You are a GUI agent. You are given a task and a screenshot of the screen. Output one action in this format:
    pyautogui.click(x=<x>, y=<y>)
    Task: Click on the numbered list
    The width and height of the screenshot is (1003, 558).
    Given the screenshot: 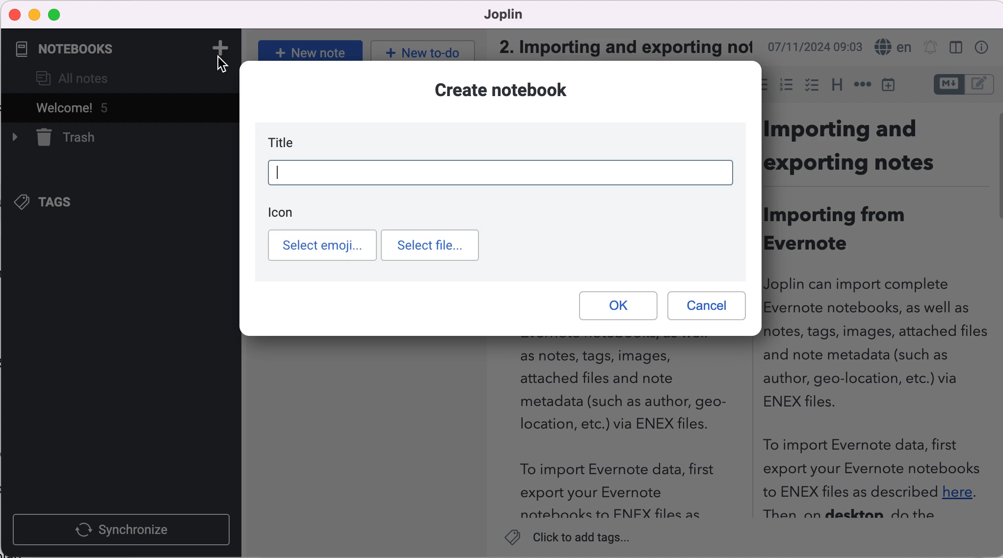 What is the action you would take?
    pyautogui.click(x=786, y=86)
    